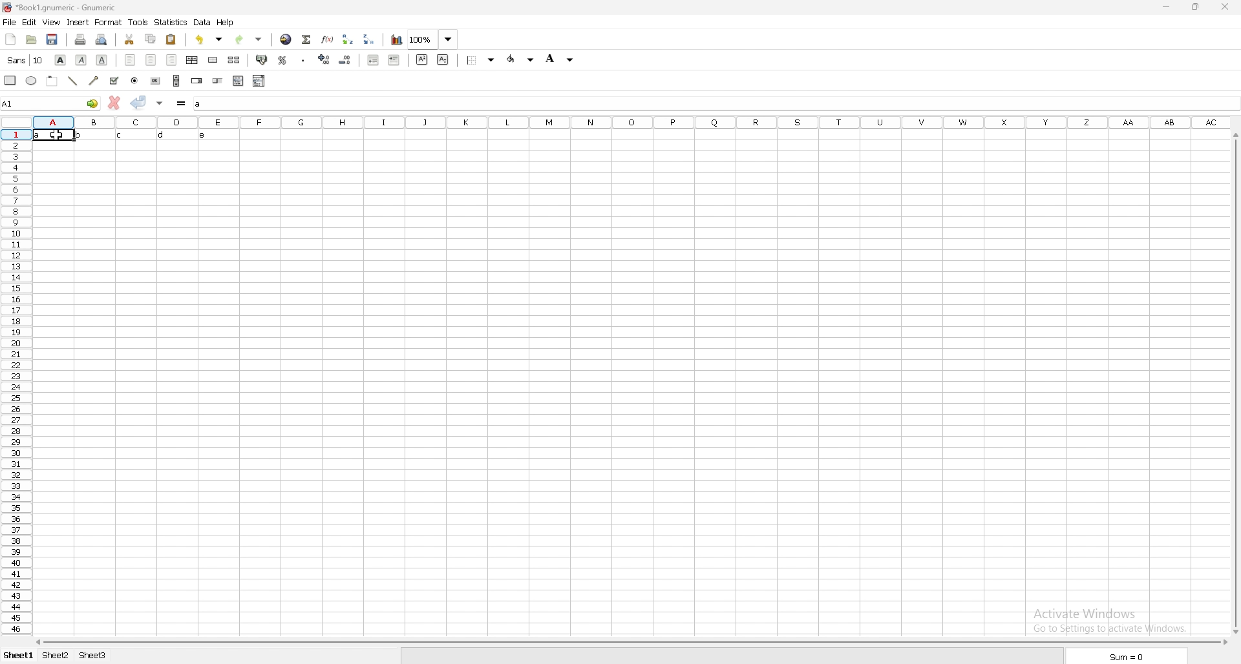  Describe the element at coordinates (394, 60) in the screenshot. I see `increase indent` at that location.